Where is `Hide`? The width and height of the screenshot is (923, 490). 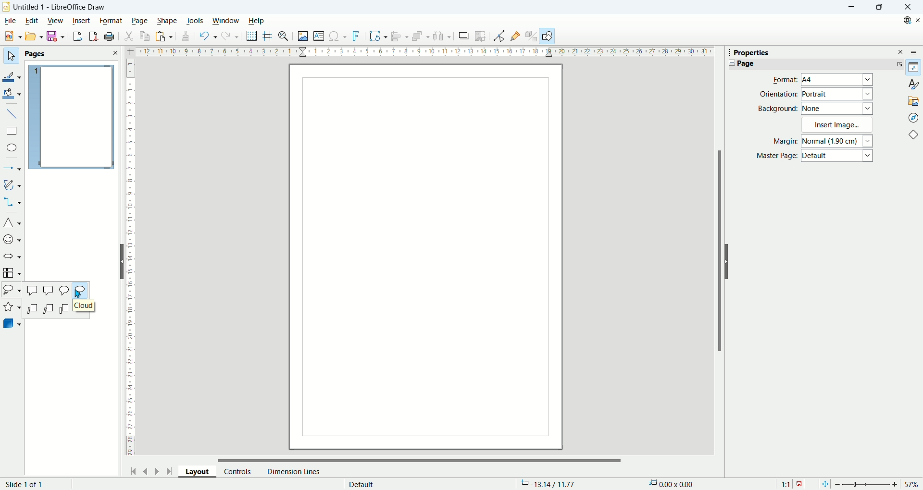
Hide is located at coordinates (729, 261).